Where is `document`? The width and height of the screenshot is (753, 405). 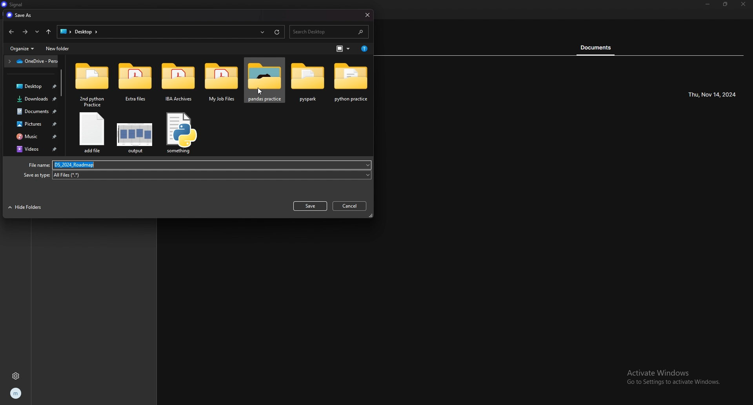
document is located at coordinates (36, 111).